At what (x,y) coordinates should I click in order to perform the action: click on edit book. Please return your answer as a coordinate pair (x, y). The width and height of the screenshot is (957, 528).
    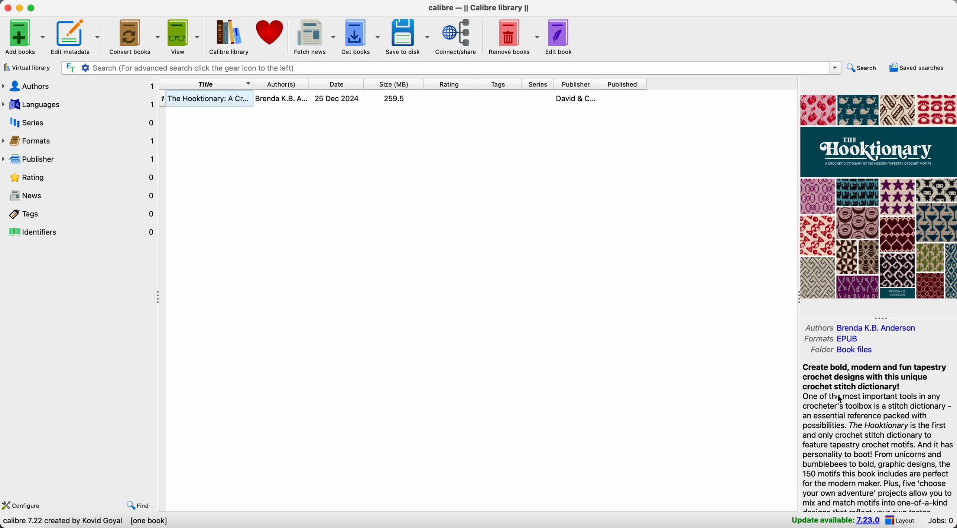
    Looking at the image, I should click on (558, 37).